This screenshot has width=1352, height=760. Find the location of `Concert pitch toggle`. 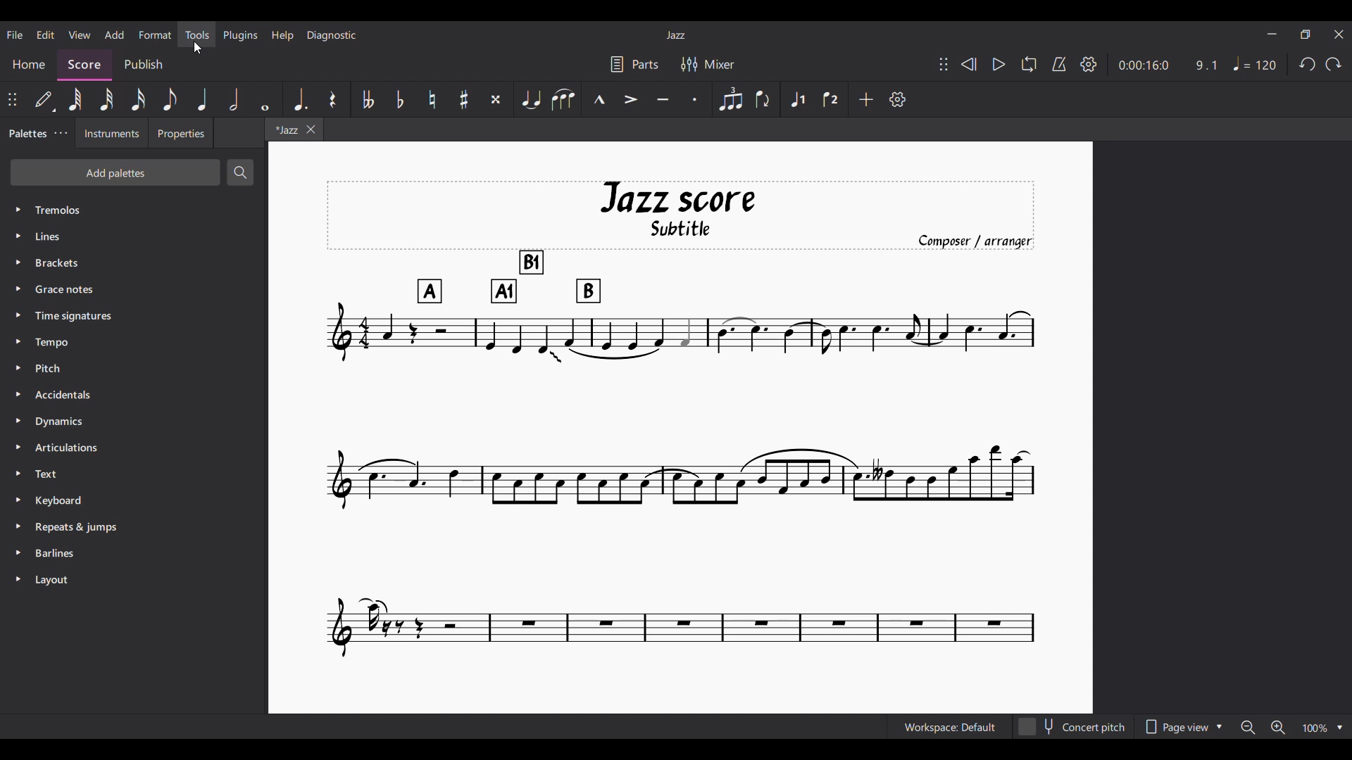

Concert pitch toggle is located at coordinates (1074, 726).